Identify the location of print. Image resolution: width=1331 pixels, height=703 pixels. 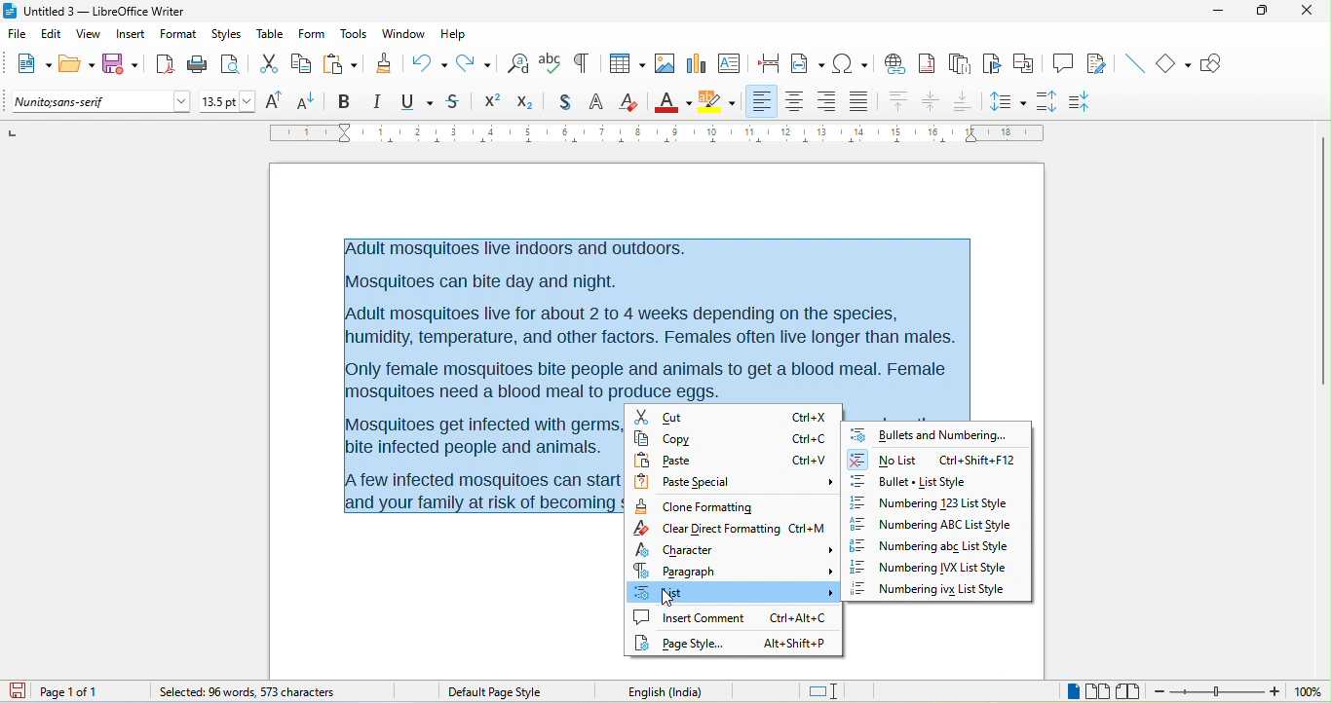
(197, 67).